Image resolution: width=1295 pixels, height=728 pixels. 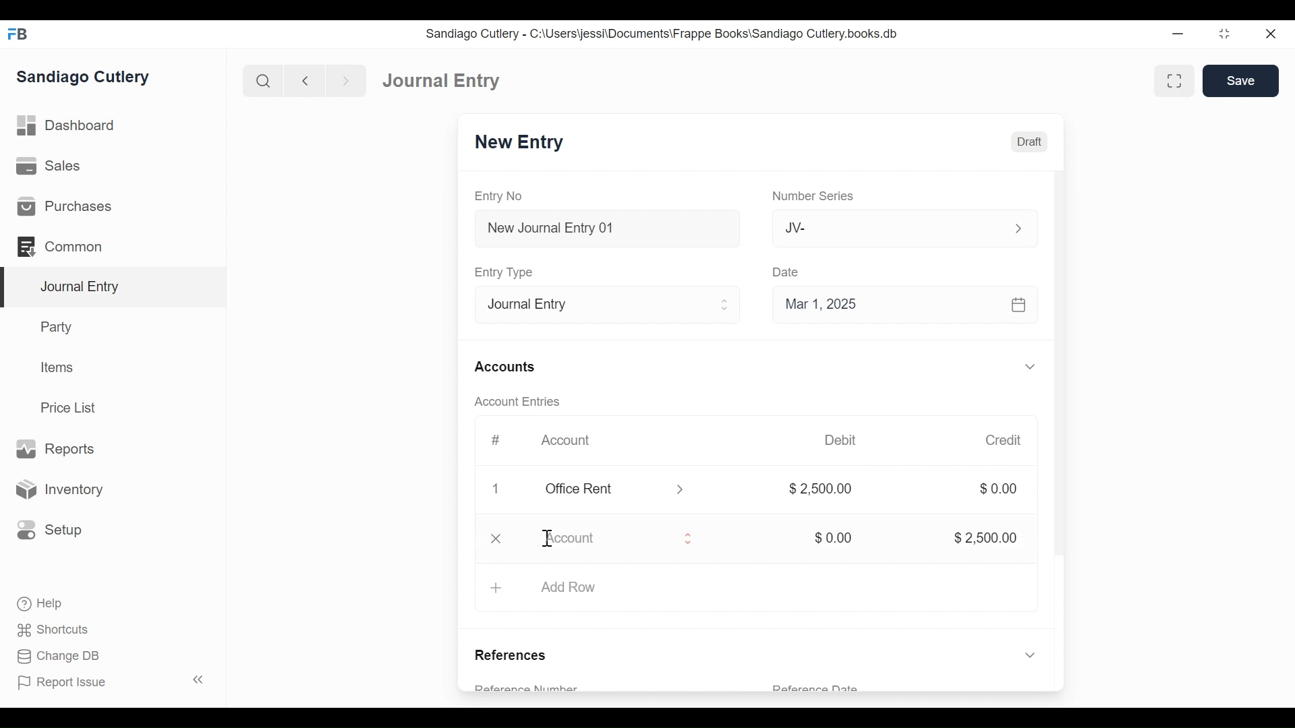 I want to click on Sandiago Cutlery - C:\Users\jessi\Documents\Frappe Books\Sandiago Cutlery.books.db, so click(x=666, y=33).